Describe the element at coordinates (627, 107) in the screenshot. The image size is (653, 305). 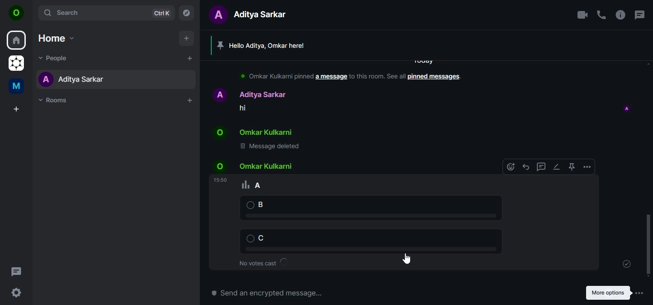
I see `message sent by ` at that location.